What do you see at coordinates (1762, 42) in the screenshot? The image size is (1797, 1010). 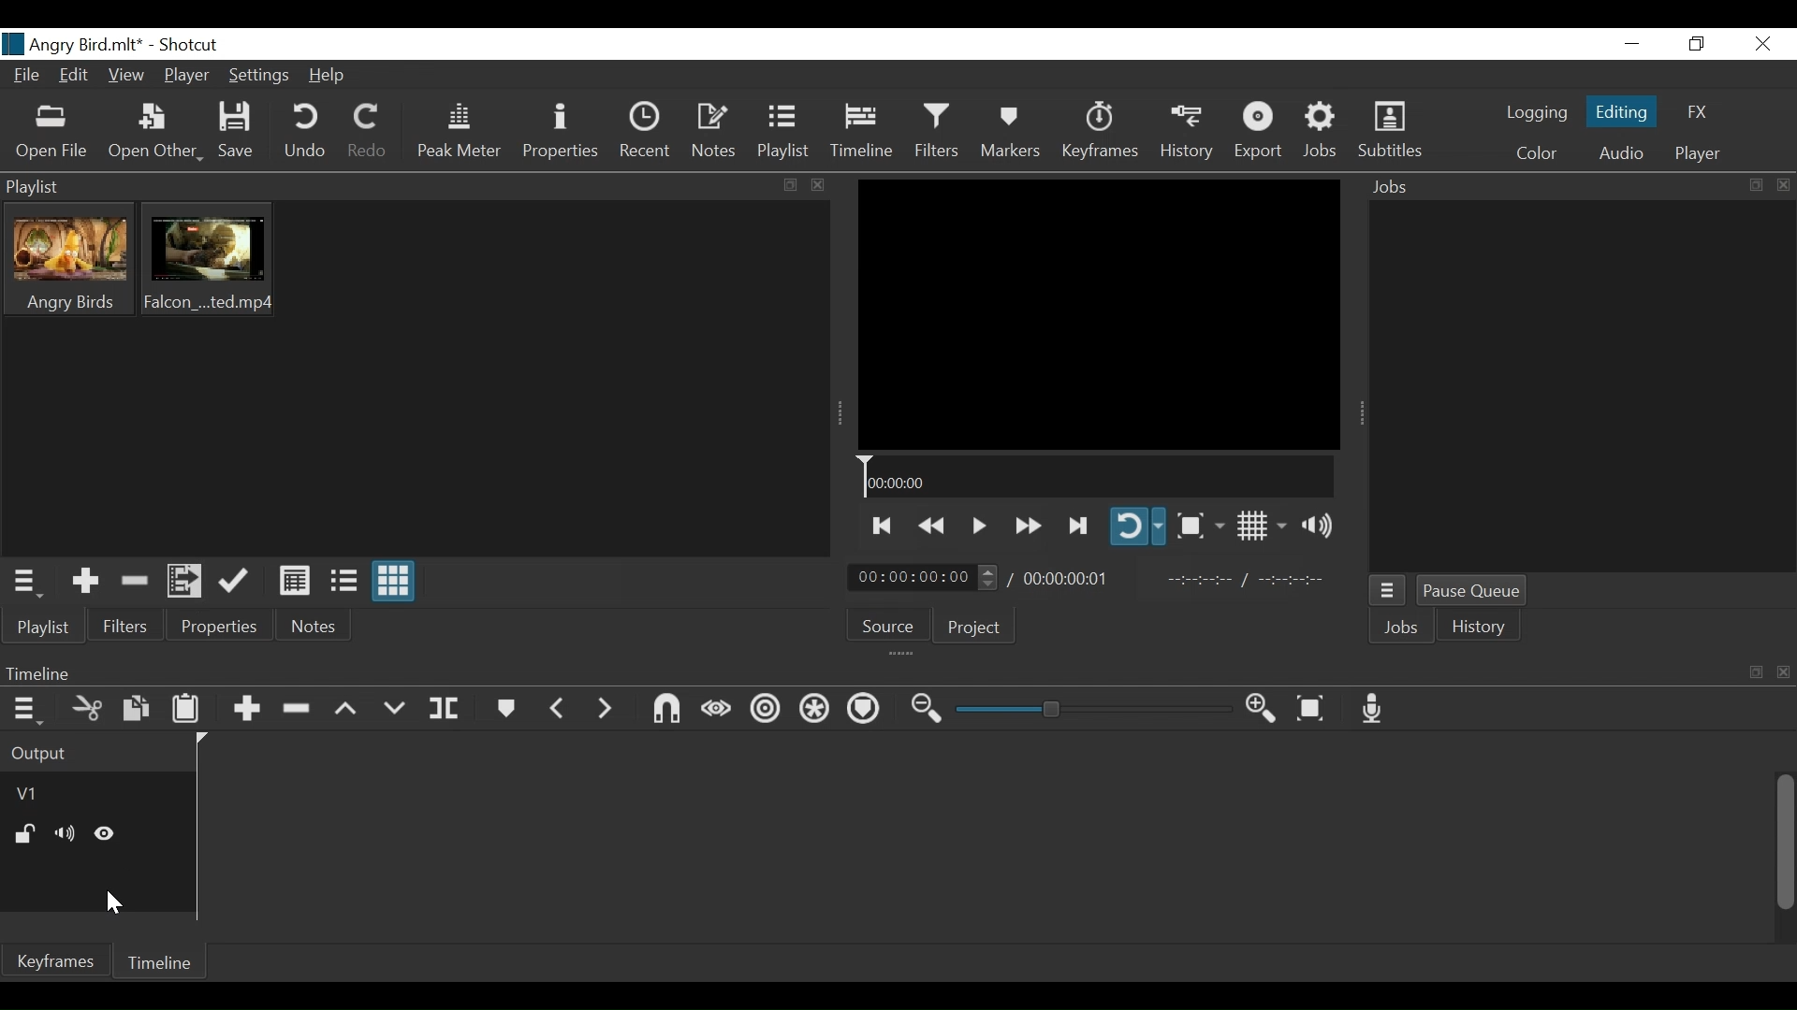 I see `Close` at bounding box center [1762, 42].